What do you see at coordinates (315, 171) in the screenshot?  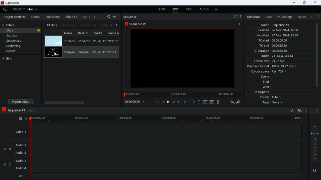 I see `lr` at bounding box center [315, 171].